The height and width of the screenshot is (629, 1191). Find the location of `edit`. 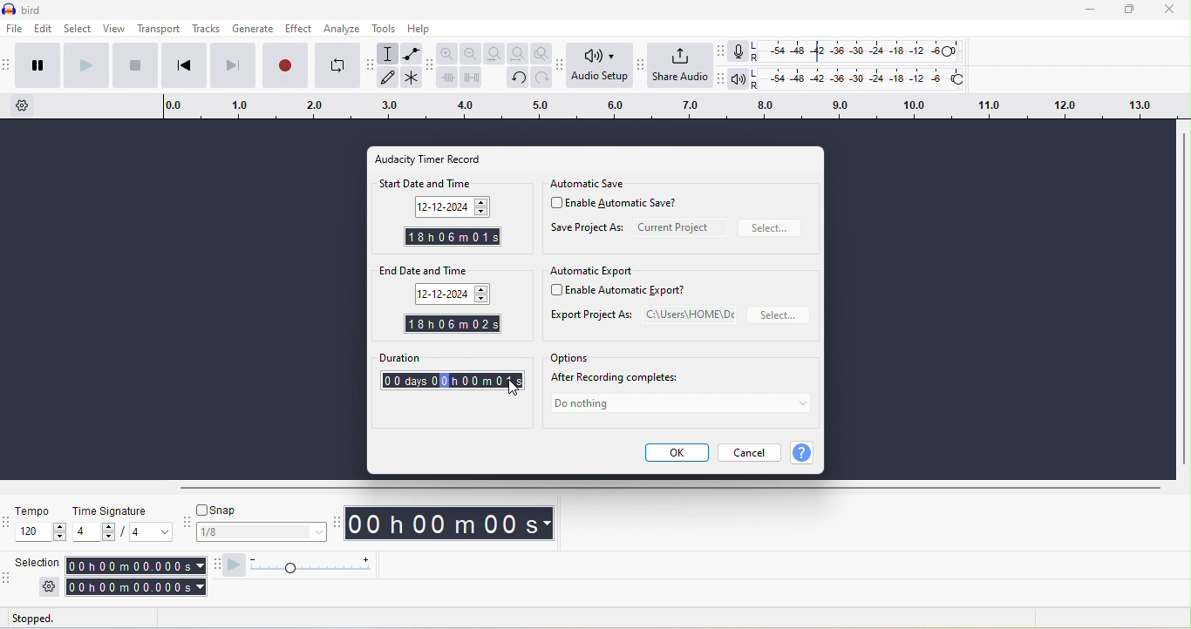

edit is located at coordinates (42, 30).